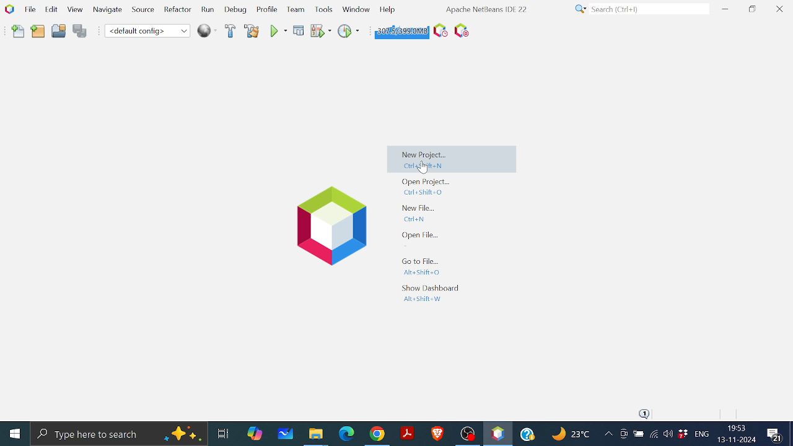 Image resolution: width=793 pixels, height=446 pixels. What do you see at coordinates (387, 9) in the screenshot?
I see `Help` at bounding box center [387, 9].